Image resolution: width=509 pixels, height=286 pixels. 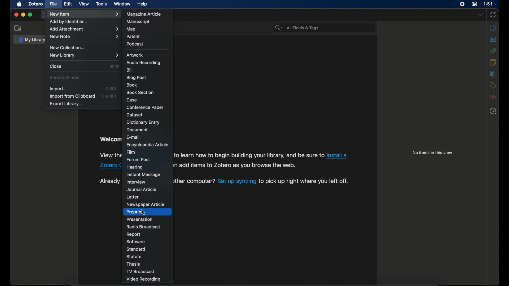 I want to click on video recording, so click(x=144, y=279).